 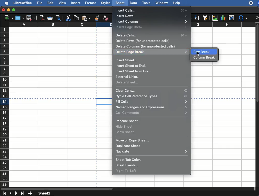 What do you see at coordinates (20, 18) in the screenshot?
I see `open` at bounding box center [20, 18].